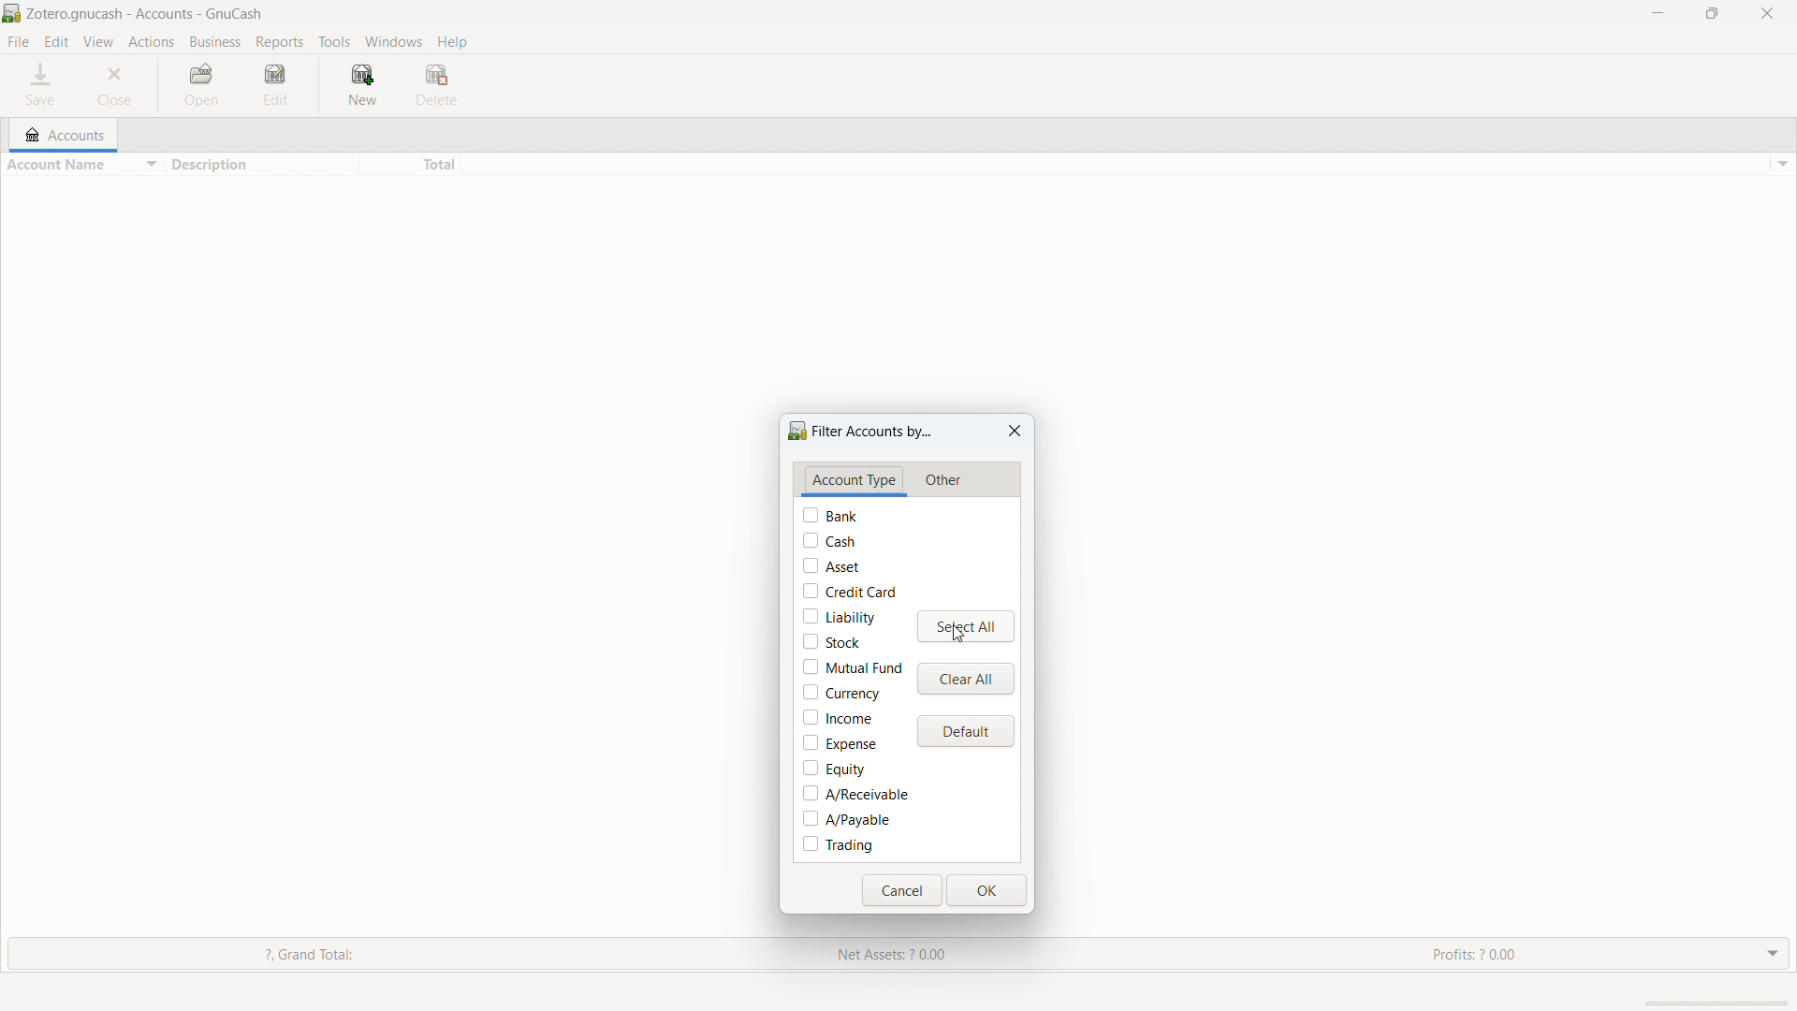  What do you see at coordinates (437, 83) in the screenshot?
I see `delete` at bounding box center [437, 83].